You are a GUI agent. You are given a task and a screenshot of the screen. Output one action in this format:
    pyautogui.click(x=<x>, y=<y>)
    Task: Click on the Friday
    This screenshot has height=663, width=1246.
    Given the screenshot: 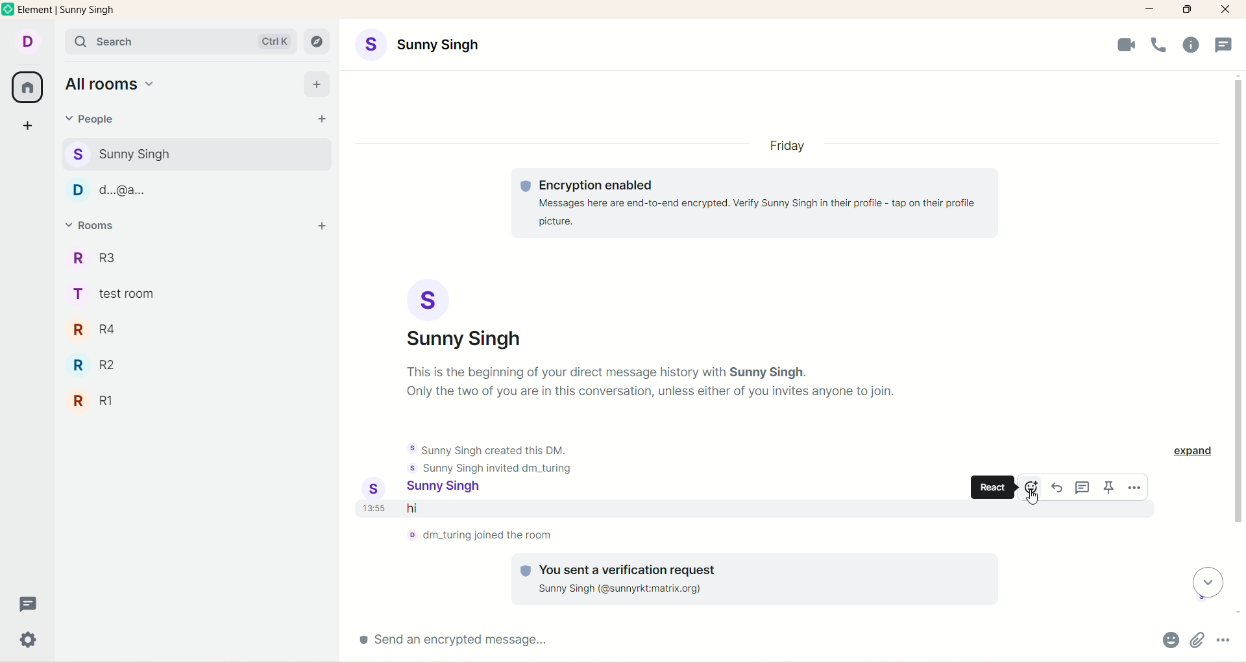 What is the action you would take?
    pyautogui.click(x=787, y=145)
    